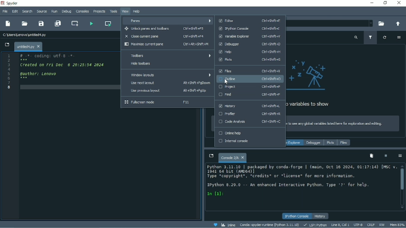 Image resolution: width=406 pixels, height=228 pixels. I want to click on Save all files, so click(59, 23).